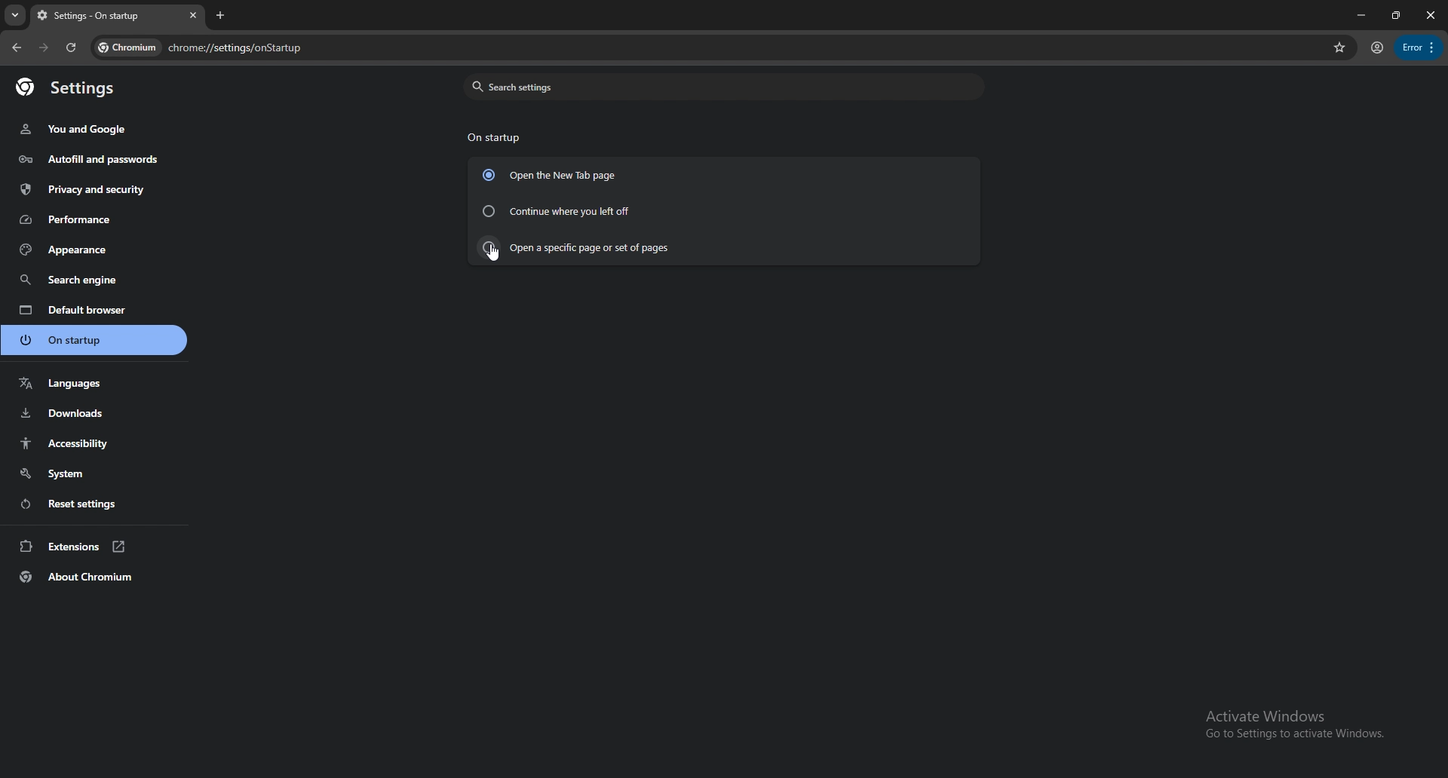  What do you see at coordinates (1339, 47) in the screenshot?
I see `favorites` at bounding box center [1339, 47].